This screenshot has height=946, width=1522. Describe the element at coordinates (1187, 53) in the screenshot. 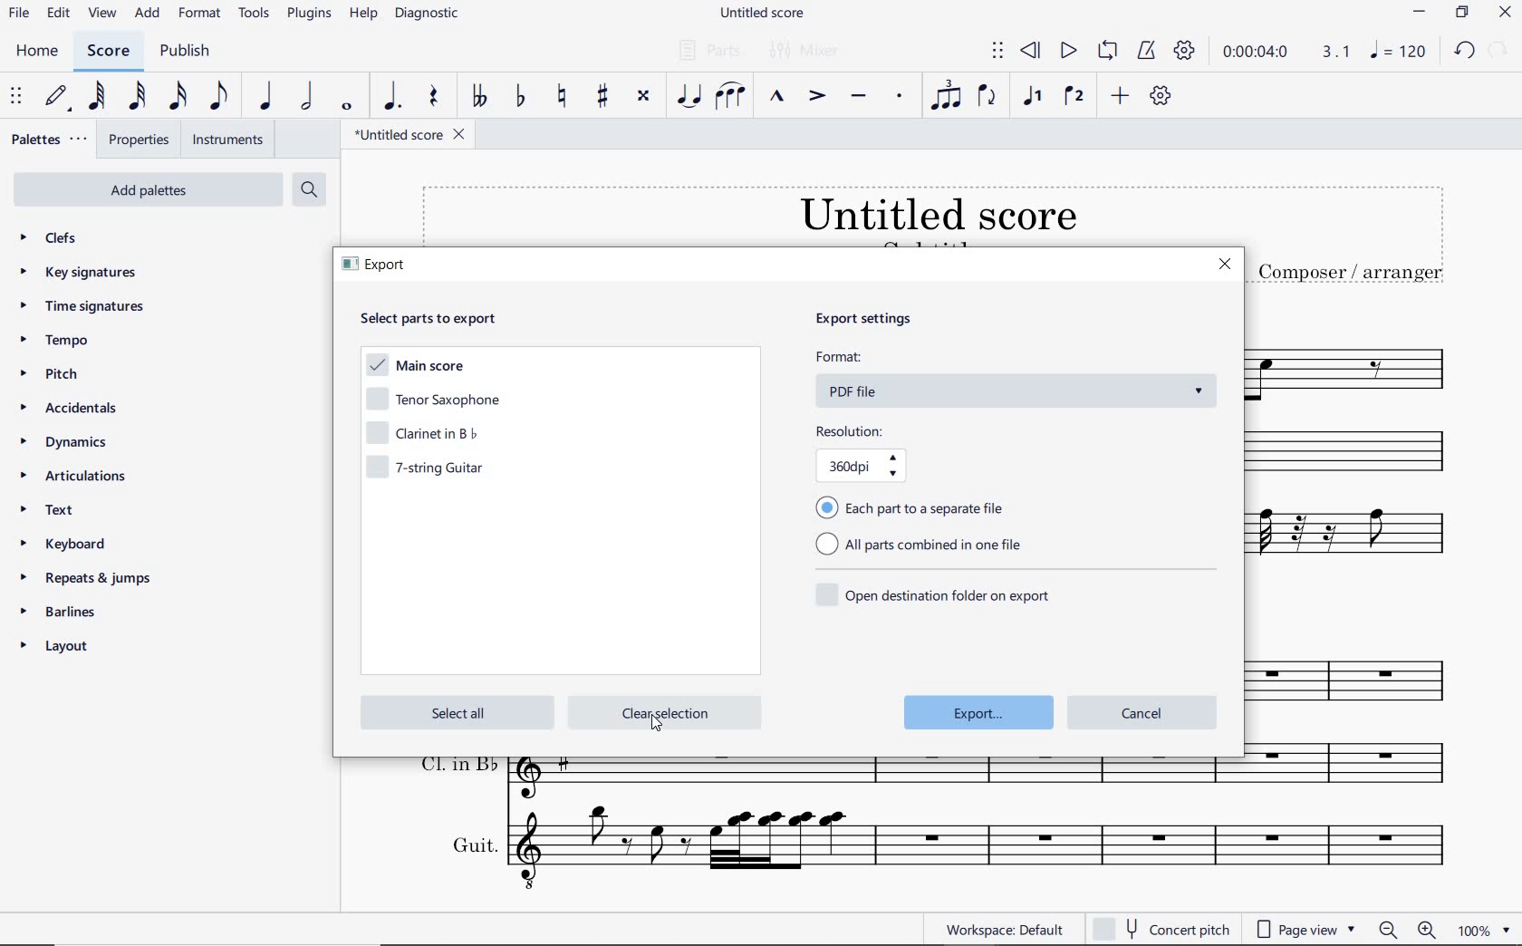

I see `PLAYBACK SETTINGS` at that location.